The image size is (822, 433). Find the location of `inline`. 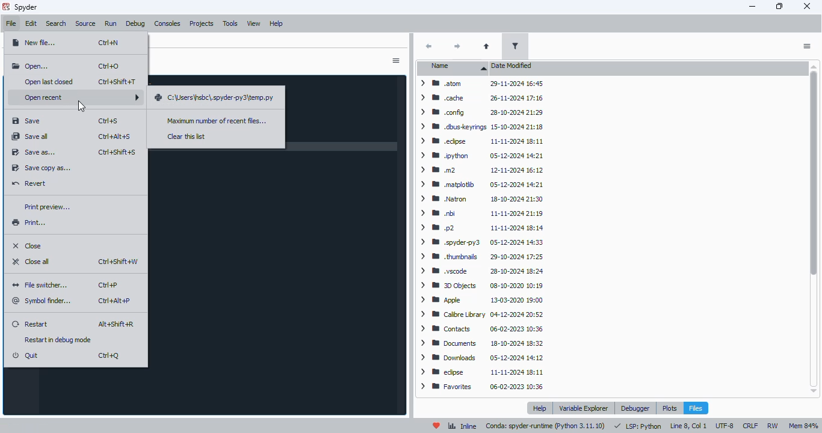

inline is located at coordinates (462, 425).